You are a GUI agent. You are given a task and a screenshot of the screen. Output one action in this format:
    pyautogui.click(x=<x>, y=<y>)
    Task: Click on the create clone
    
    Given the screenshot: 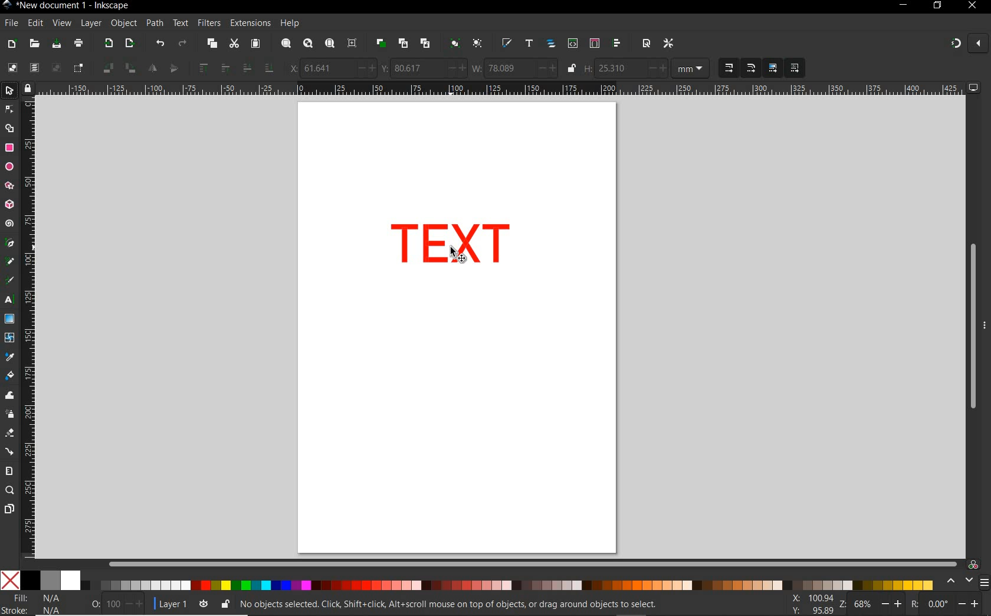 What is the action you would take?
    pyautogui.click(x=402, y=44)
    